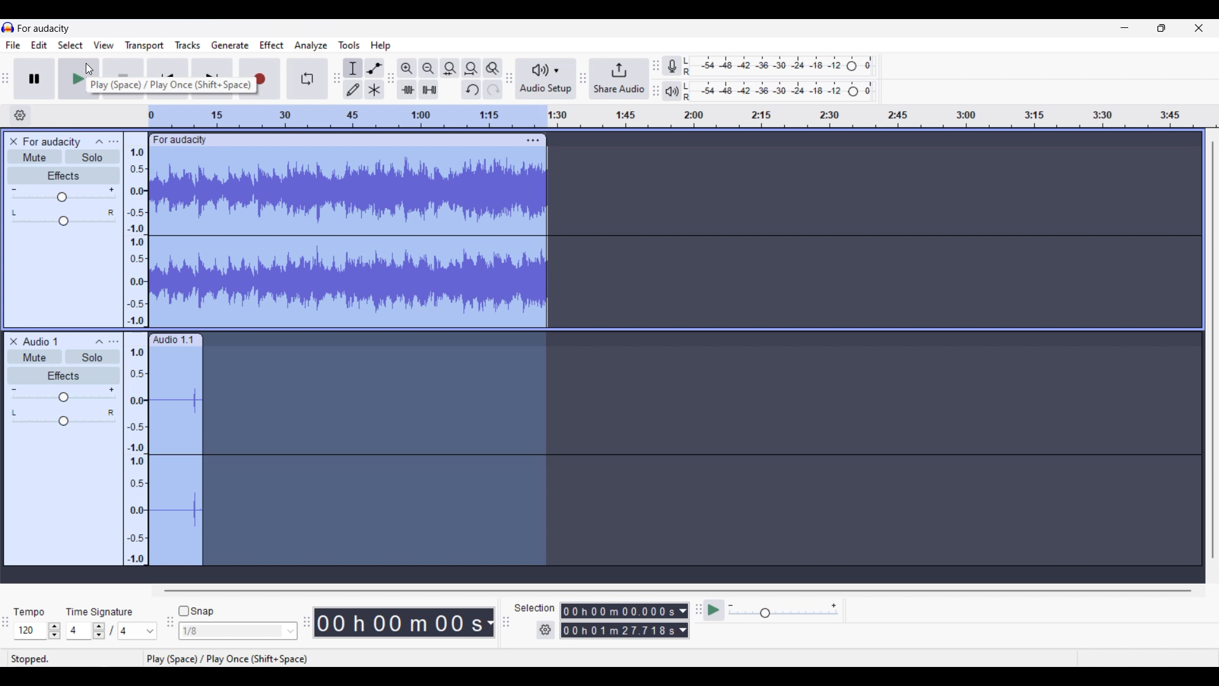 This screenshot has height=686, width=1219. What do you see at coordinates (677, 591) in the screenshot?
I see `Horizontal slide bar` at bounding box center [677, 591].